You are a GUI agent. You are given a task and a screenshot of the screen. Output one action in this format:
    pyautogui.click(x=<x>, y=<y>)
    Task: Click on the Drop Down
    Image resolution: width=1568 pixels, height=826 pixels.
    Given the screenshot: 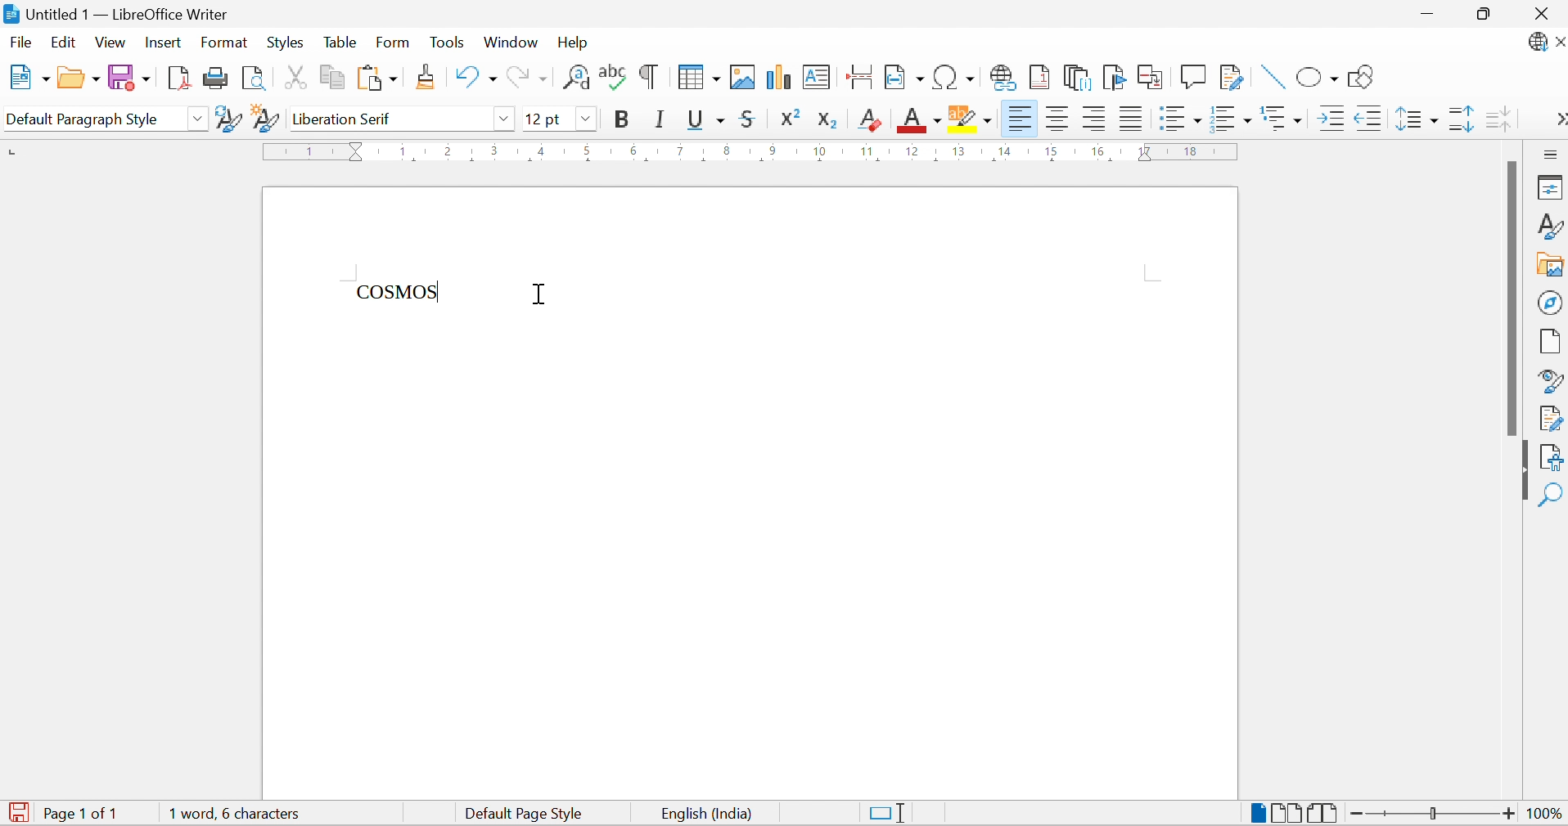 What is the action you would take?
    pyautogui.click(x=503, y=118)
    